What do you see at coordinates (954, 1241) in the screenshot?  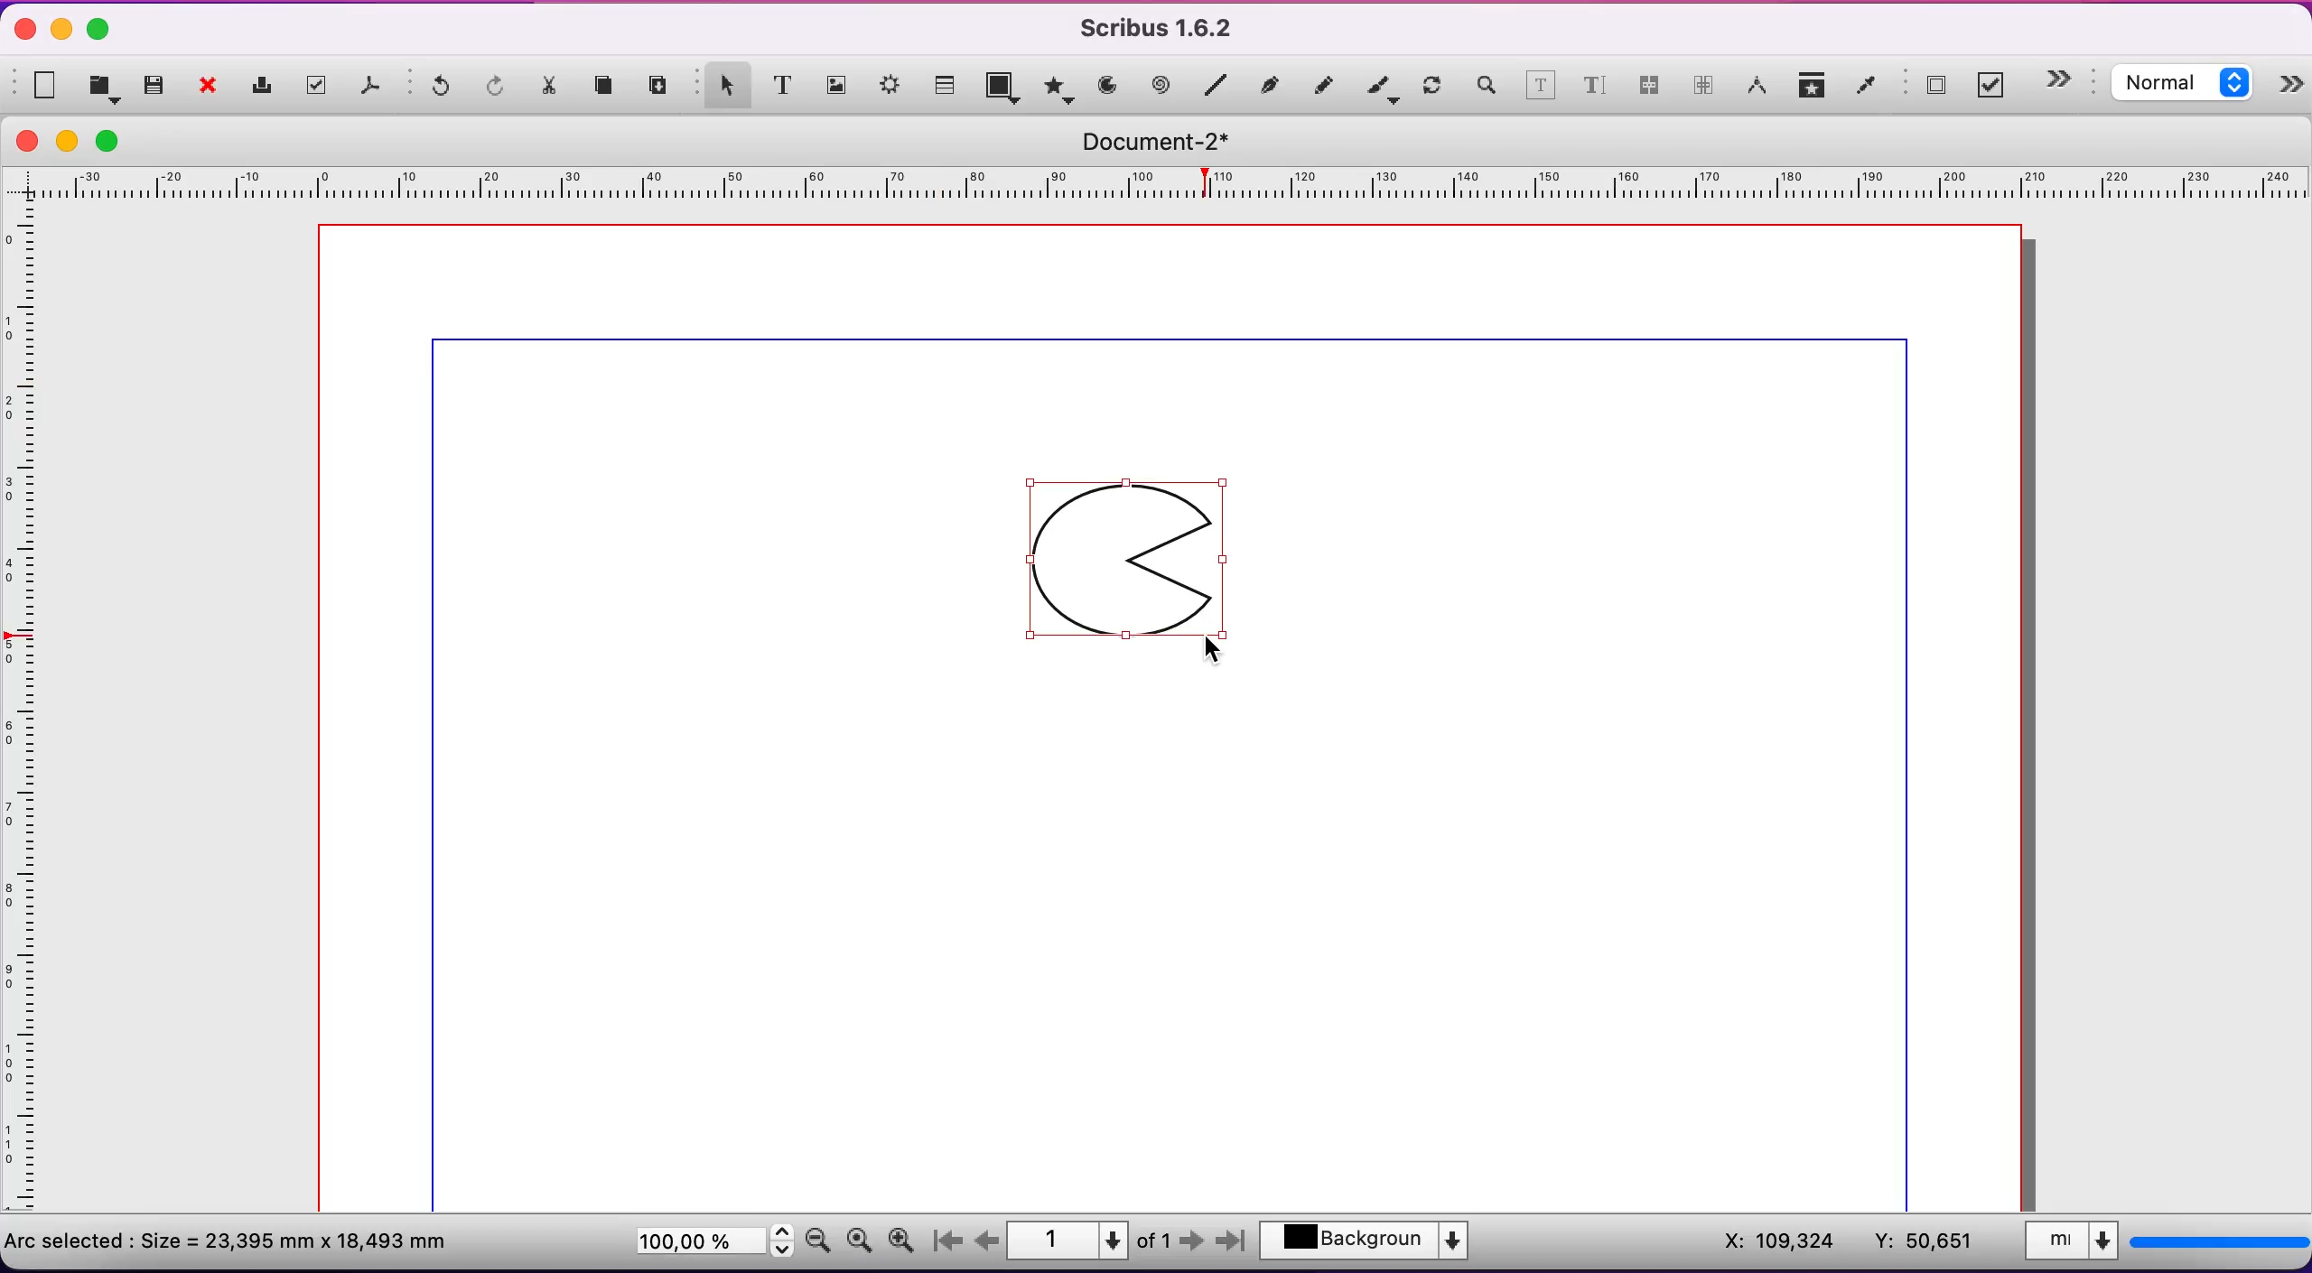 I see `go to the first page` at bounding box center [954, 1241].